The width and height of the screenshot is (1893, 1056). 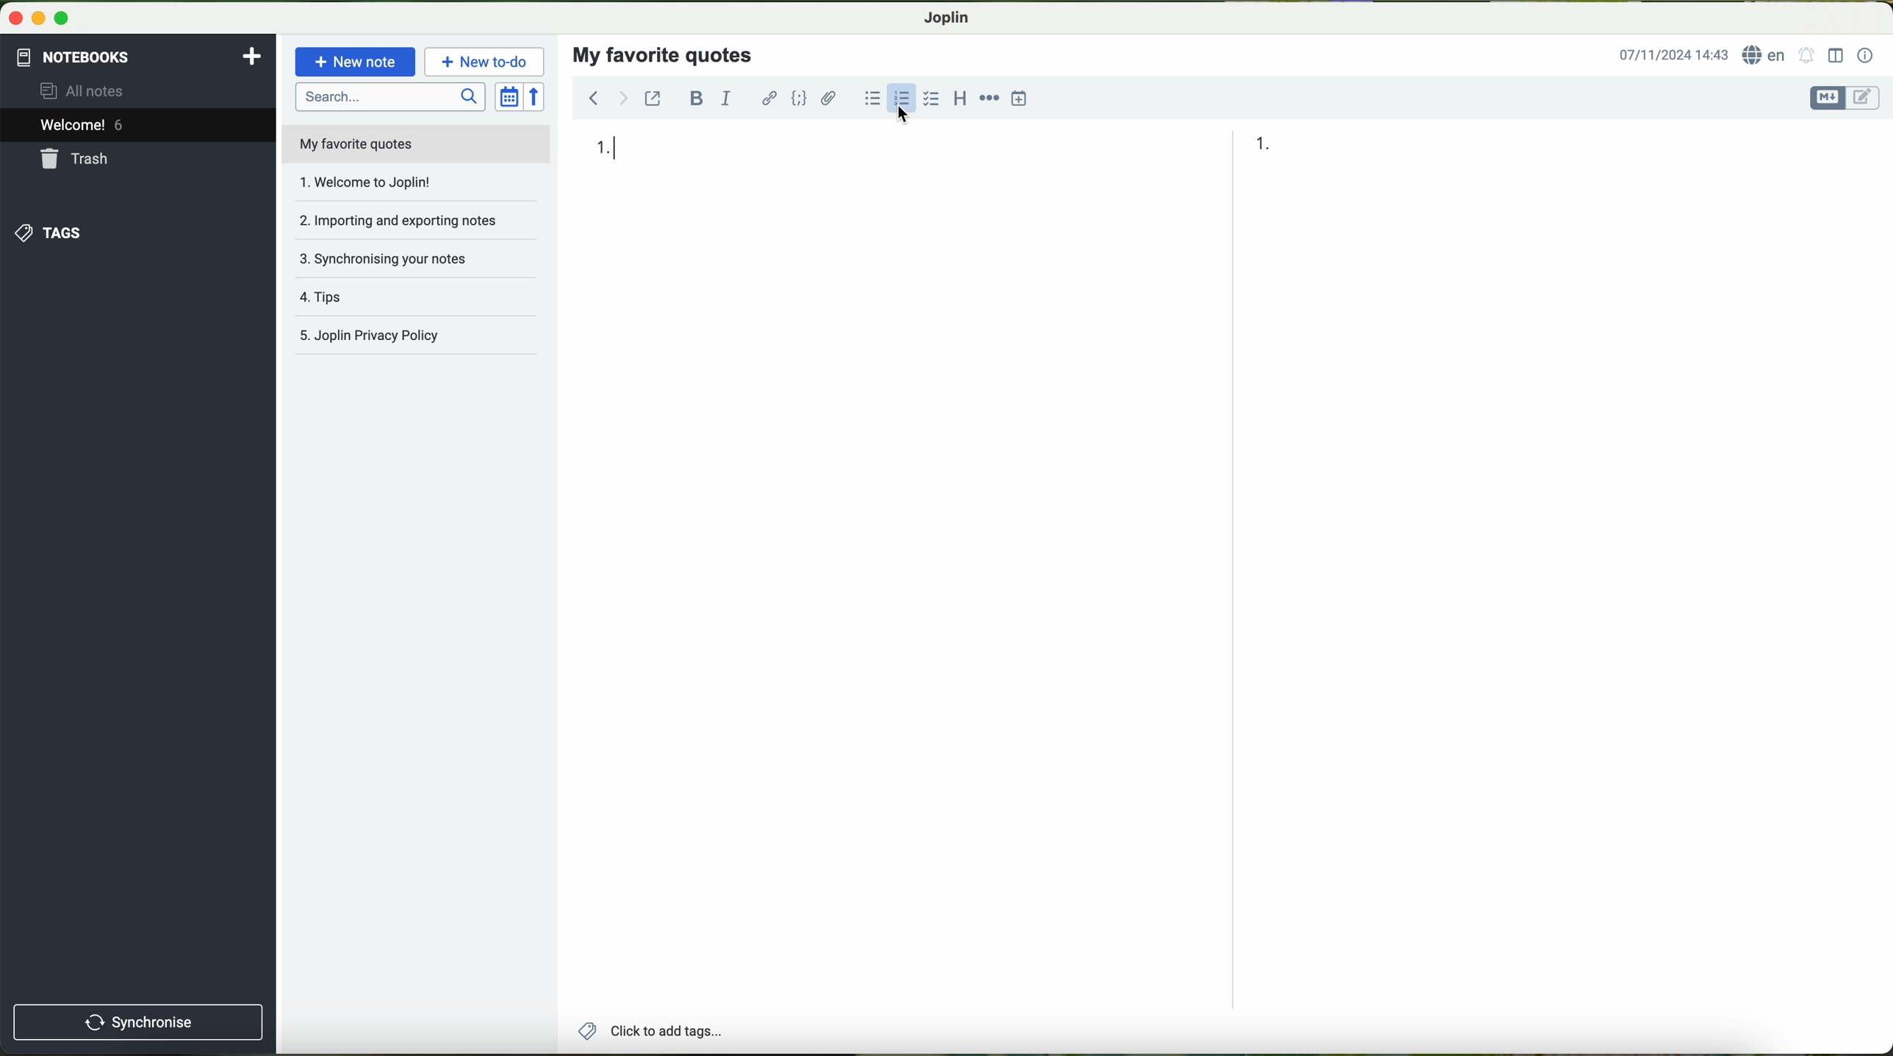 What do you see at coordinates (400, 184) in the screenshot?
I see `welcome to joplin` at bounding box center [400, 184].